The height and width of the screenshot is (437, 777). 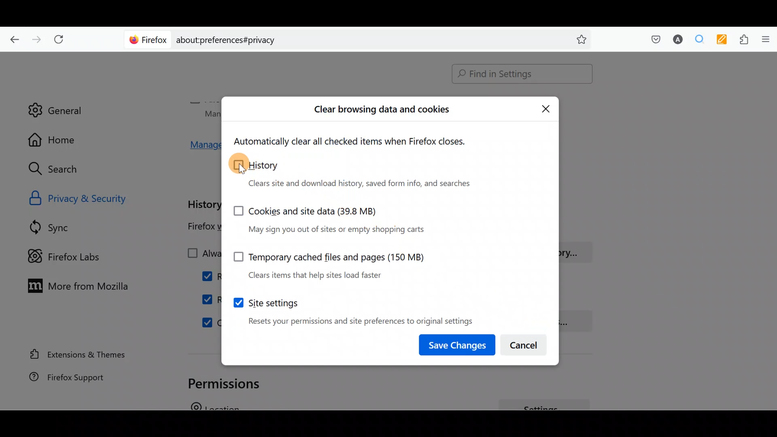 What do you see at coordinates (62, 169) in the screenshot?
I see `Search icon` at bounding box center [62, 169].